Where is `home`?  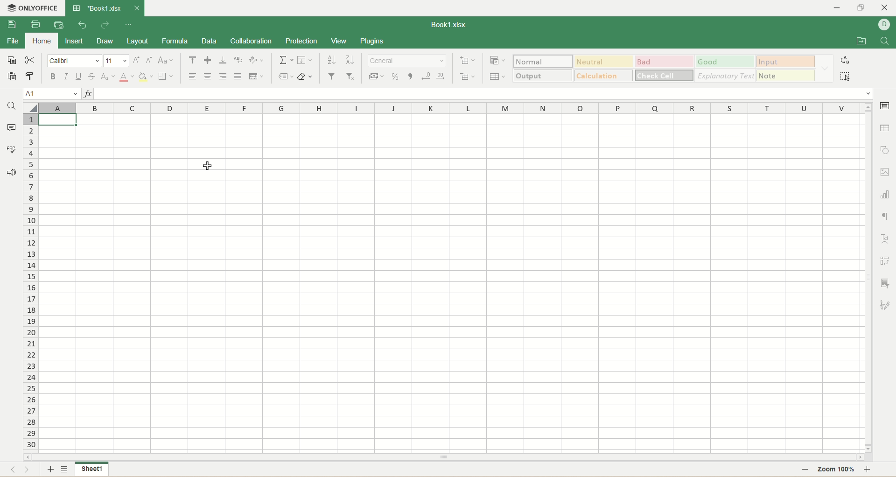
home is located at coordinates (40, 41).